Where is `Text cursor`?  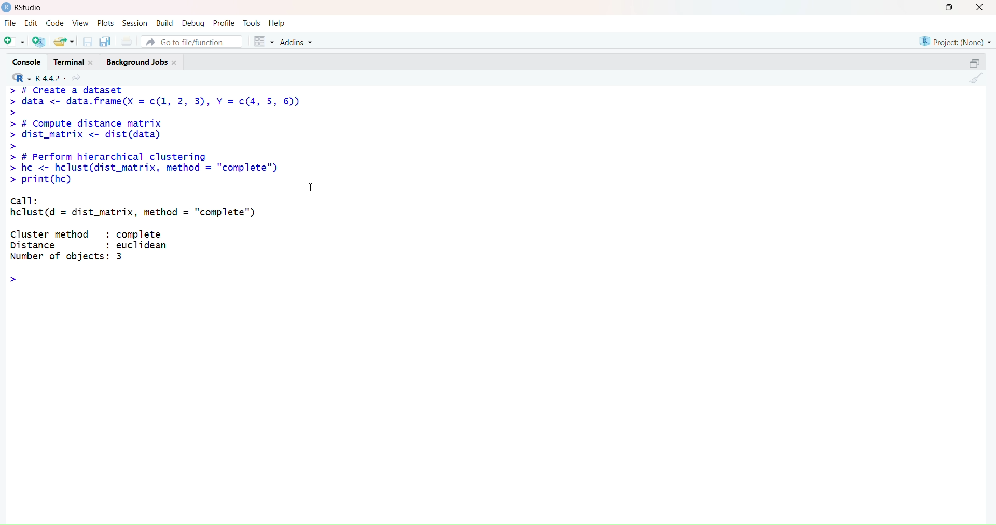
Text cursor is located at coordinates (310, 187).